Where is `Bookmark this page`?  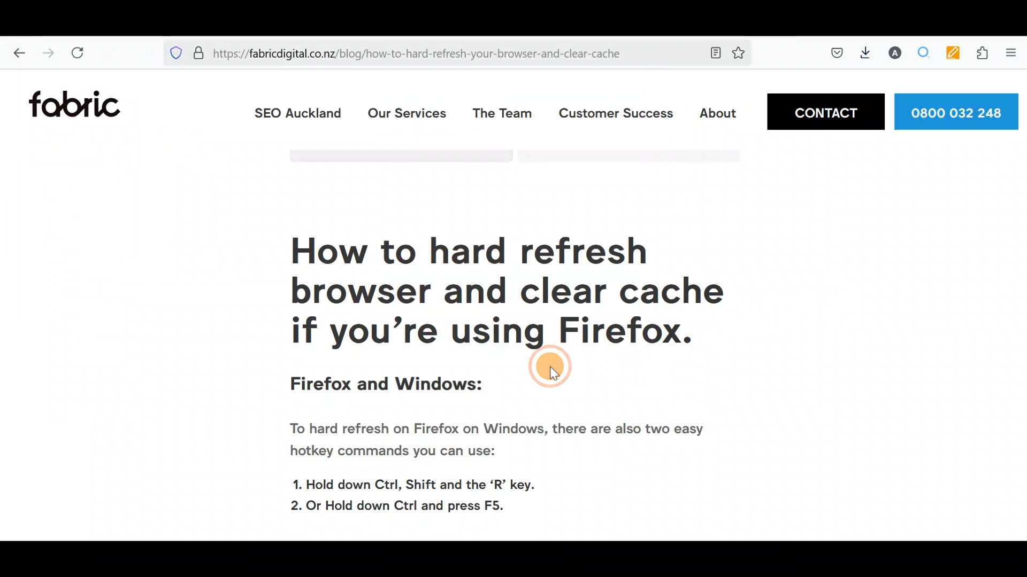 Bookmark this page is located at coordinates (743, 54).